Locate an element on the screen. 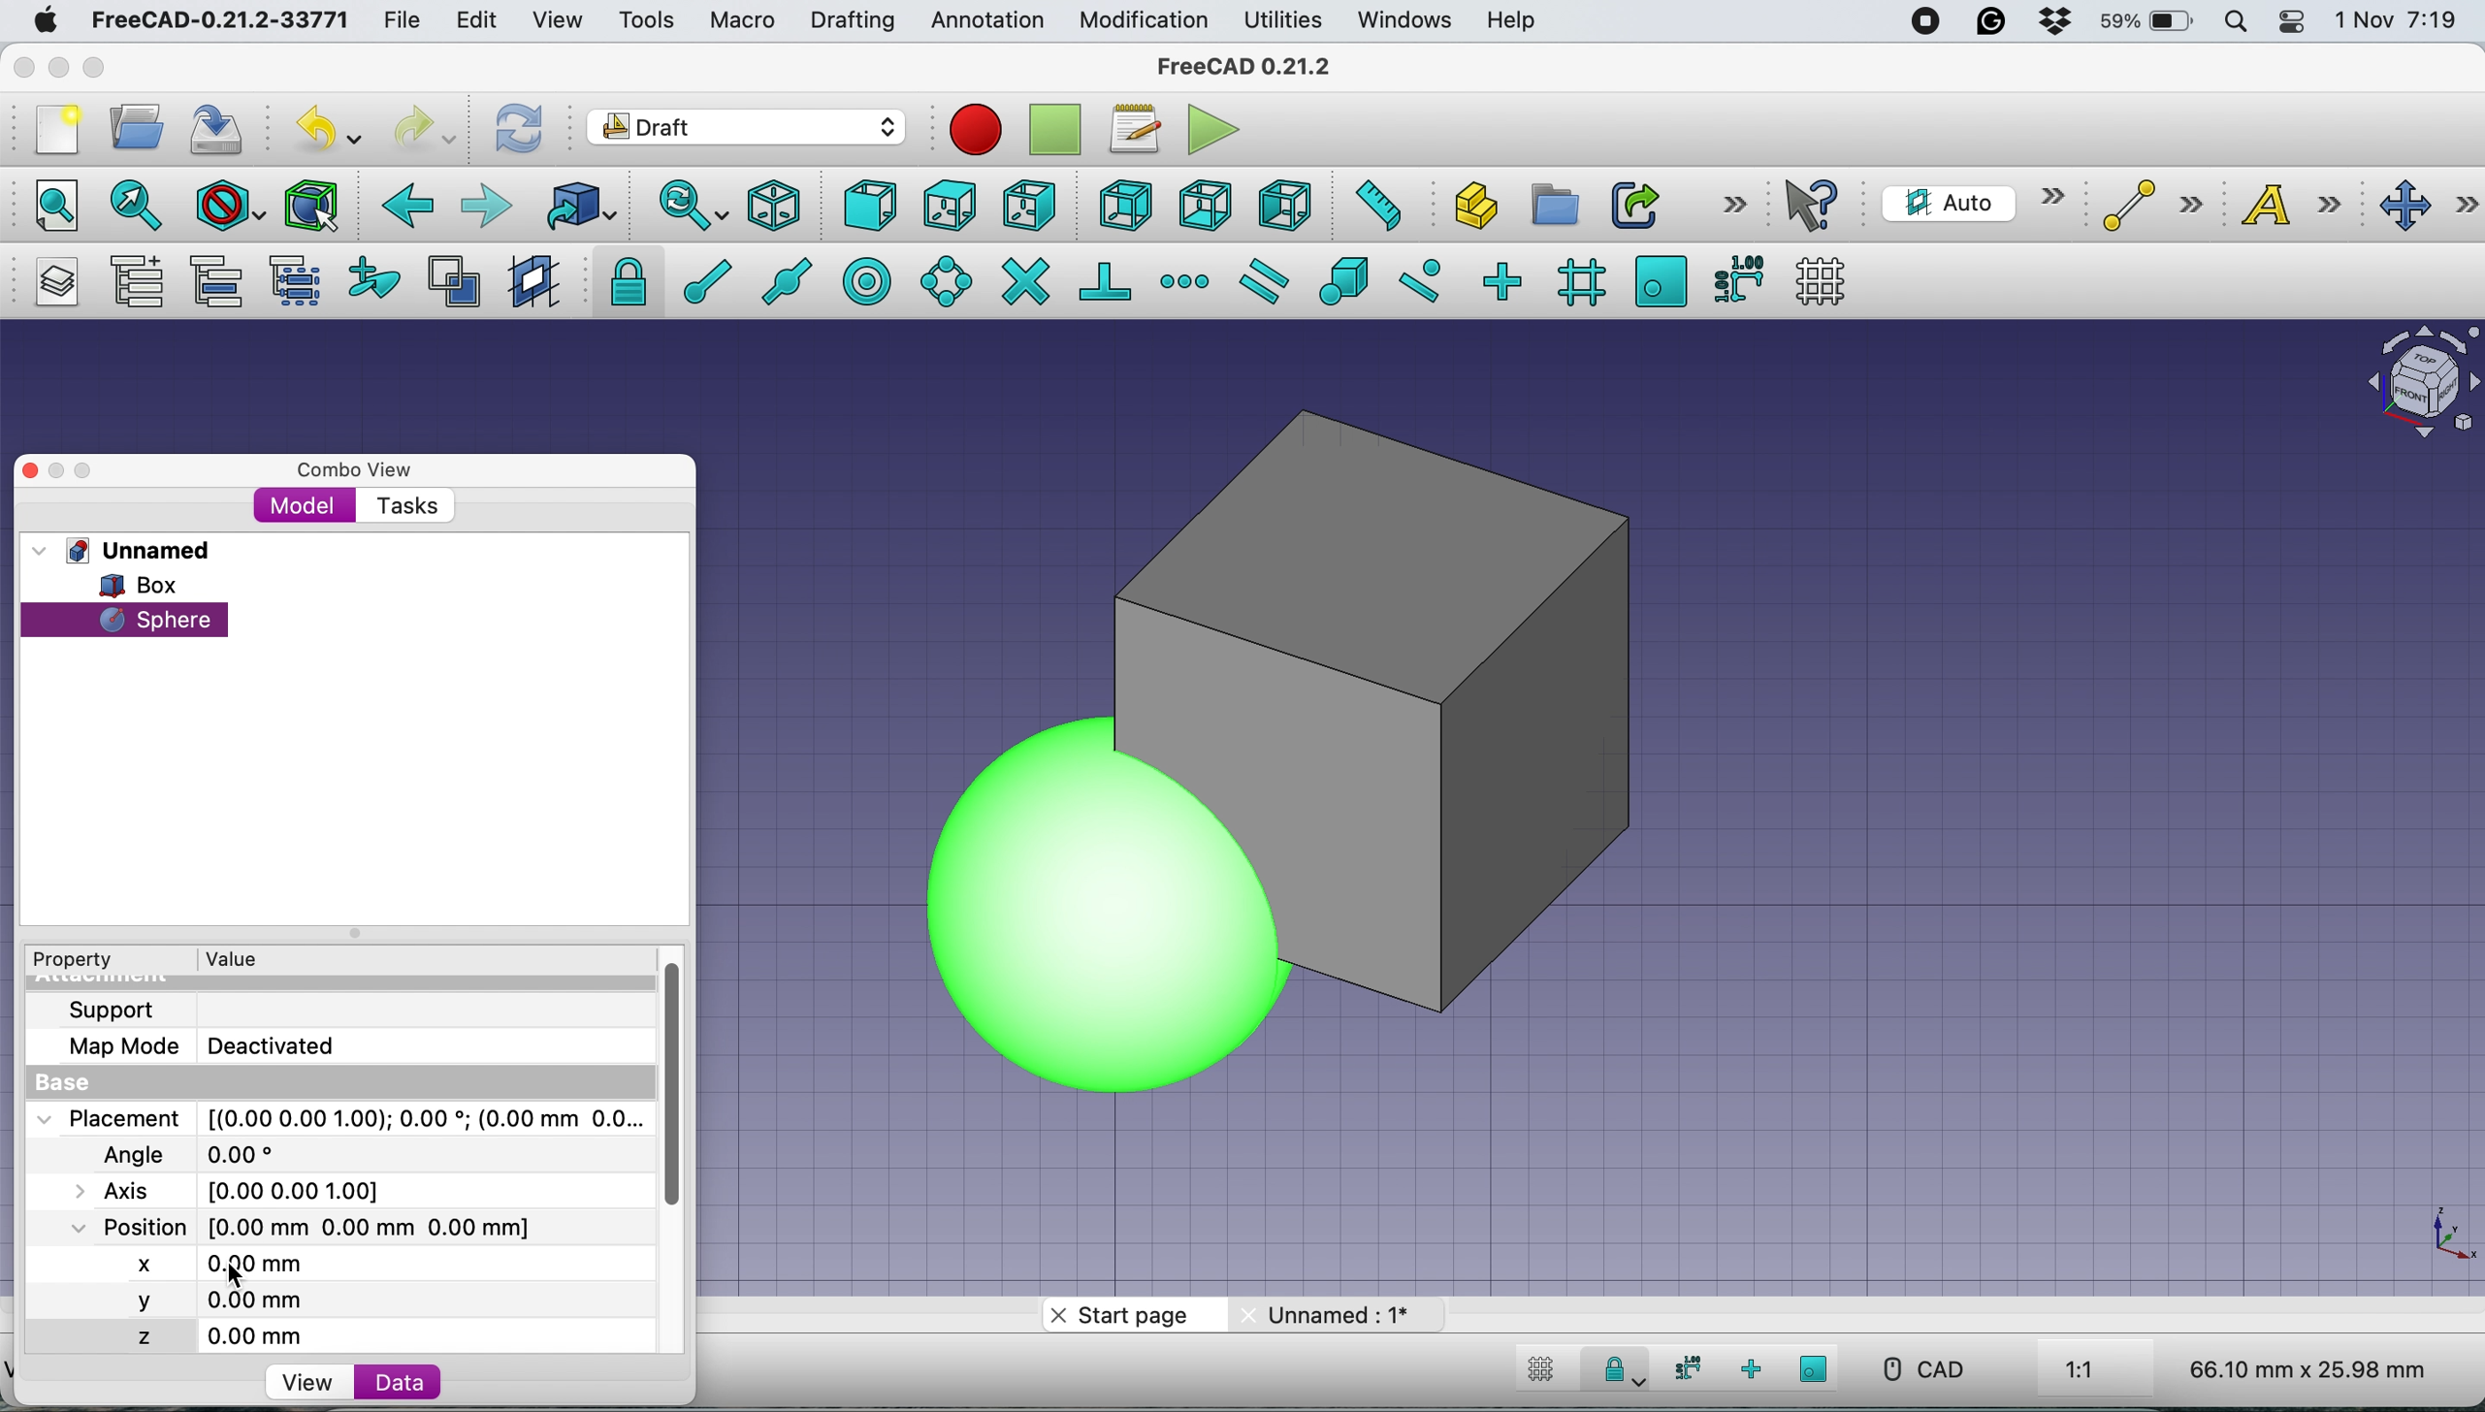  snap endpoint is located at coordinates (696, 288).